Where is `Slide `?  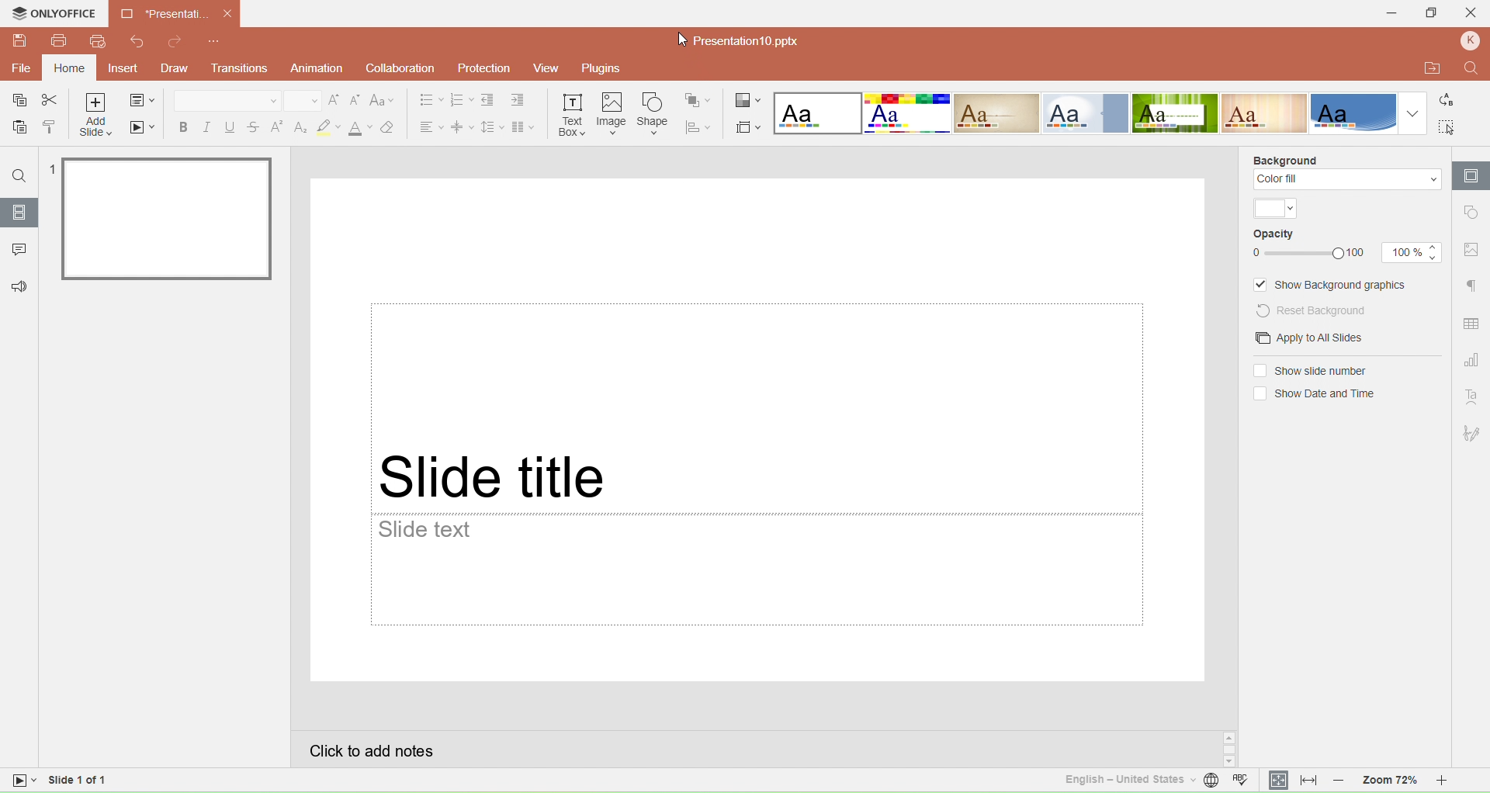 Slide  is located at coordinates (168, 218).